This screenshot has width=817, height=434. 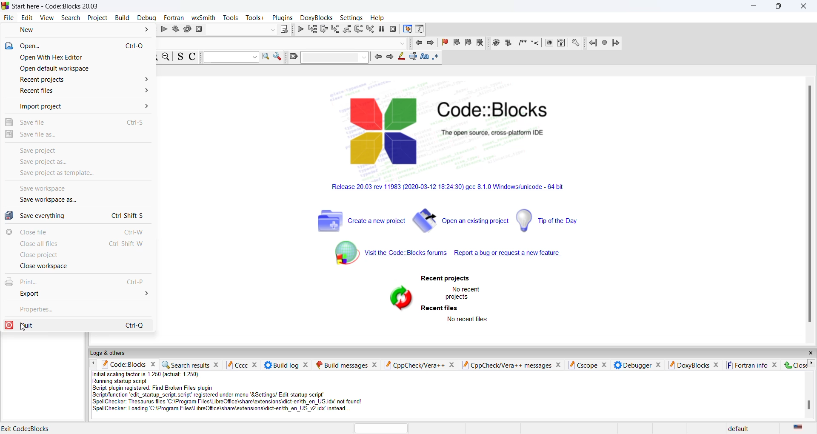 I want to click on abort , so click(x=200, y=30).